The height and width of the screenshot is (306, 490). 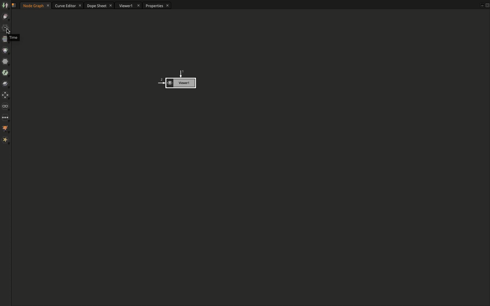 What do you see at coordinates (13, 37) in the screenshot?
I see `Time` at bounding box center [13, 37].